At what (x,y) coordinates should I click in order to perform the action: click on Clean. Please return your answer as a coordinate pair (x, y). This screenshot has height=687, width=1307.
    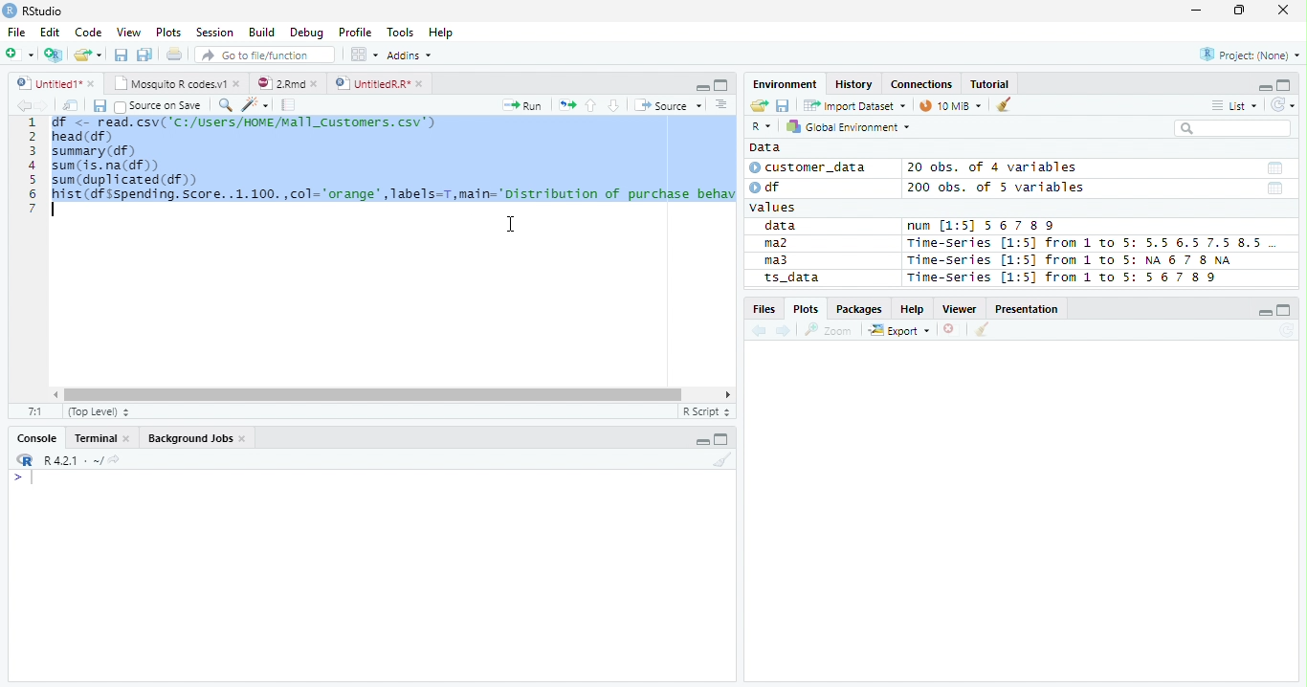
    Looking at the image, I should click on (983, 329).